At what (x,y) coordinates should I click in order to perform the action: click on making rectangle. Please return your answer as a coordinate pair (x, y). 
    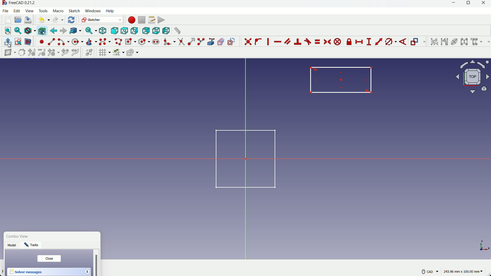
    Looking at the image, I should click on (341, 80).